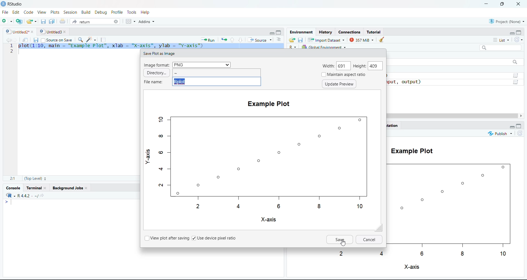 This screenshot has width=527, height=280. I want to click on Example Plot, so click(410, 150).